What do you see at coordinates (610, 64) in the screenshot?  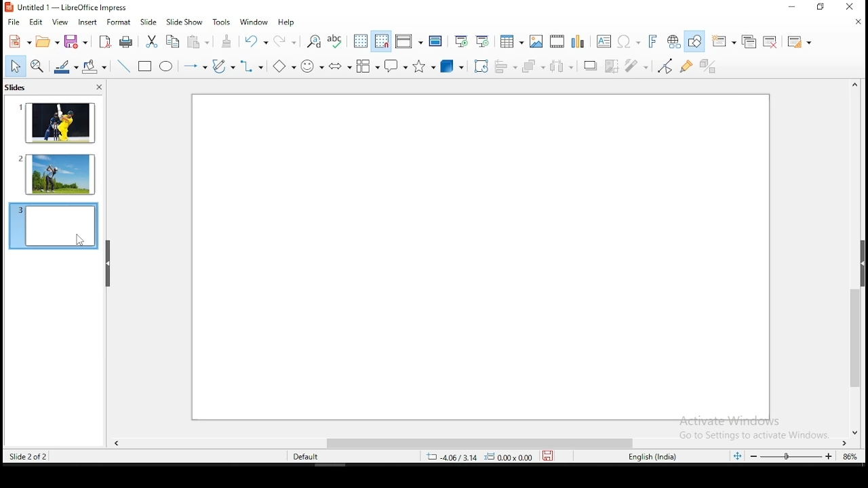 I see `crop image` at bounding box center [610, 64].